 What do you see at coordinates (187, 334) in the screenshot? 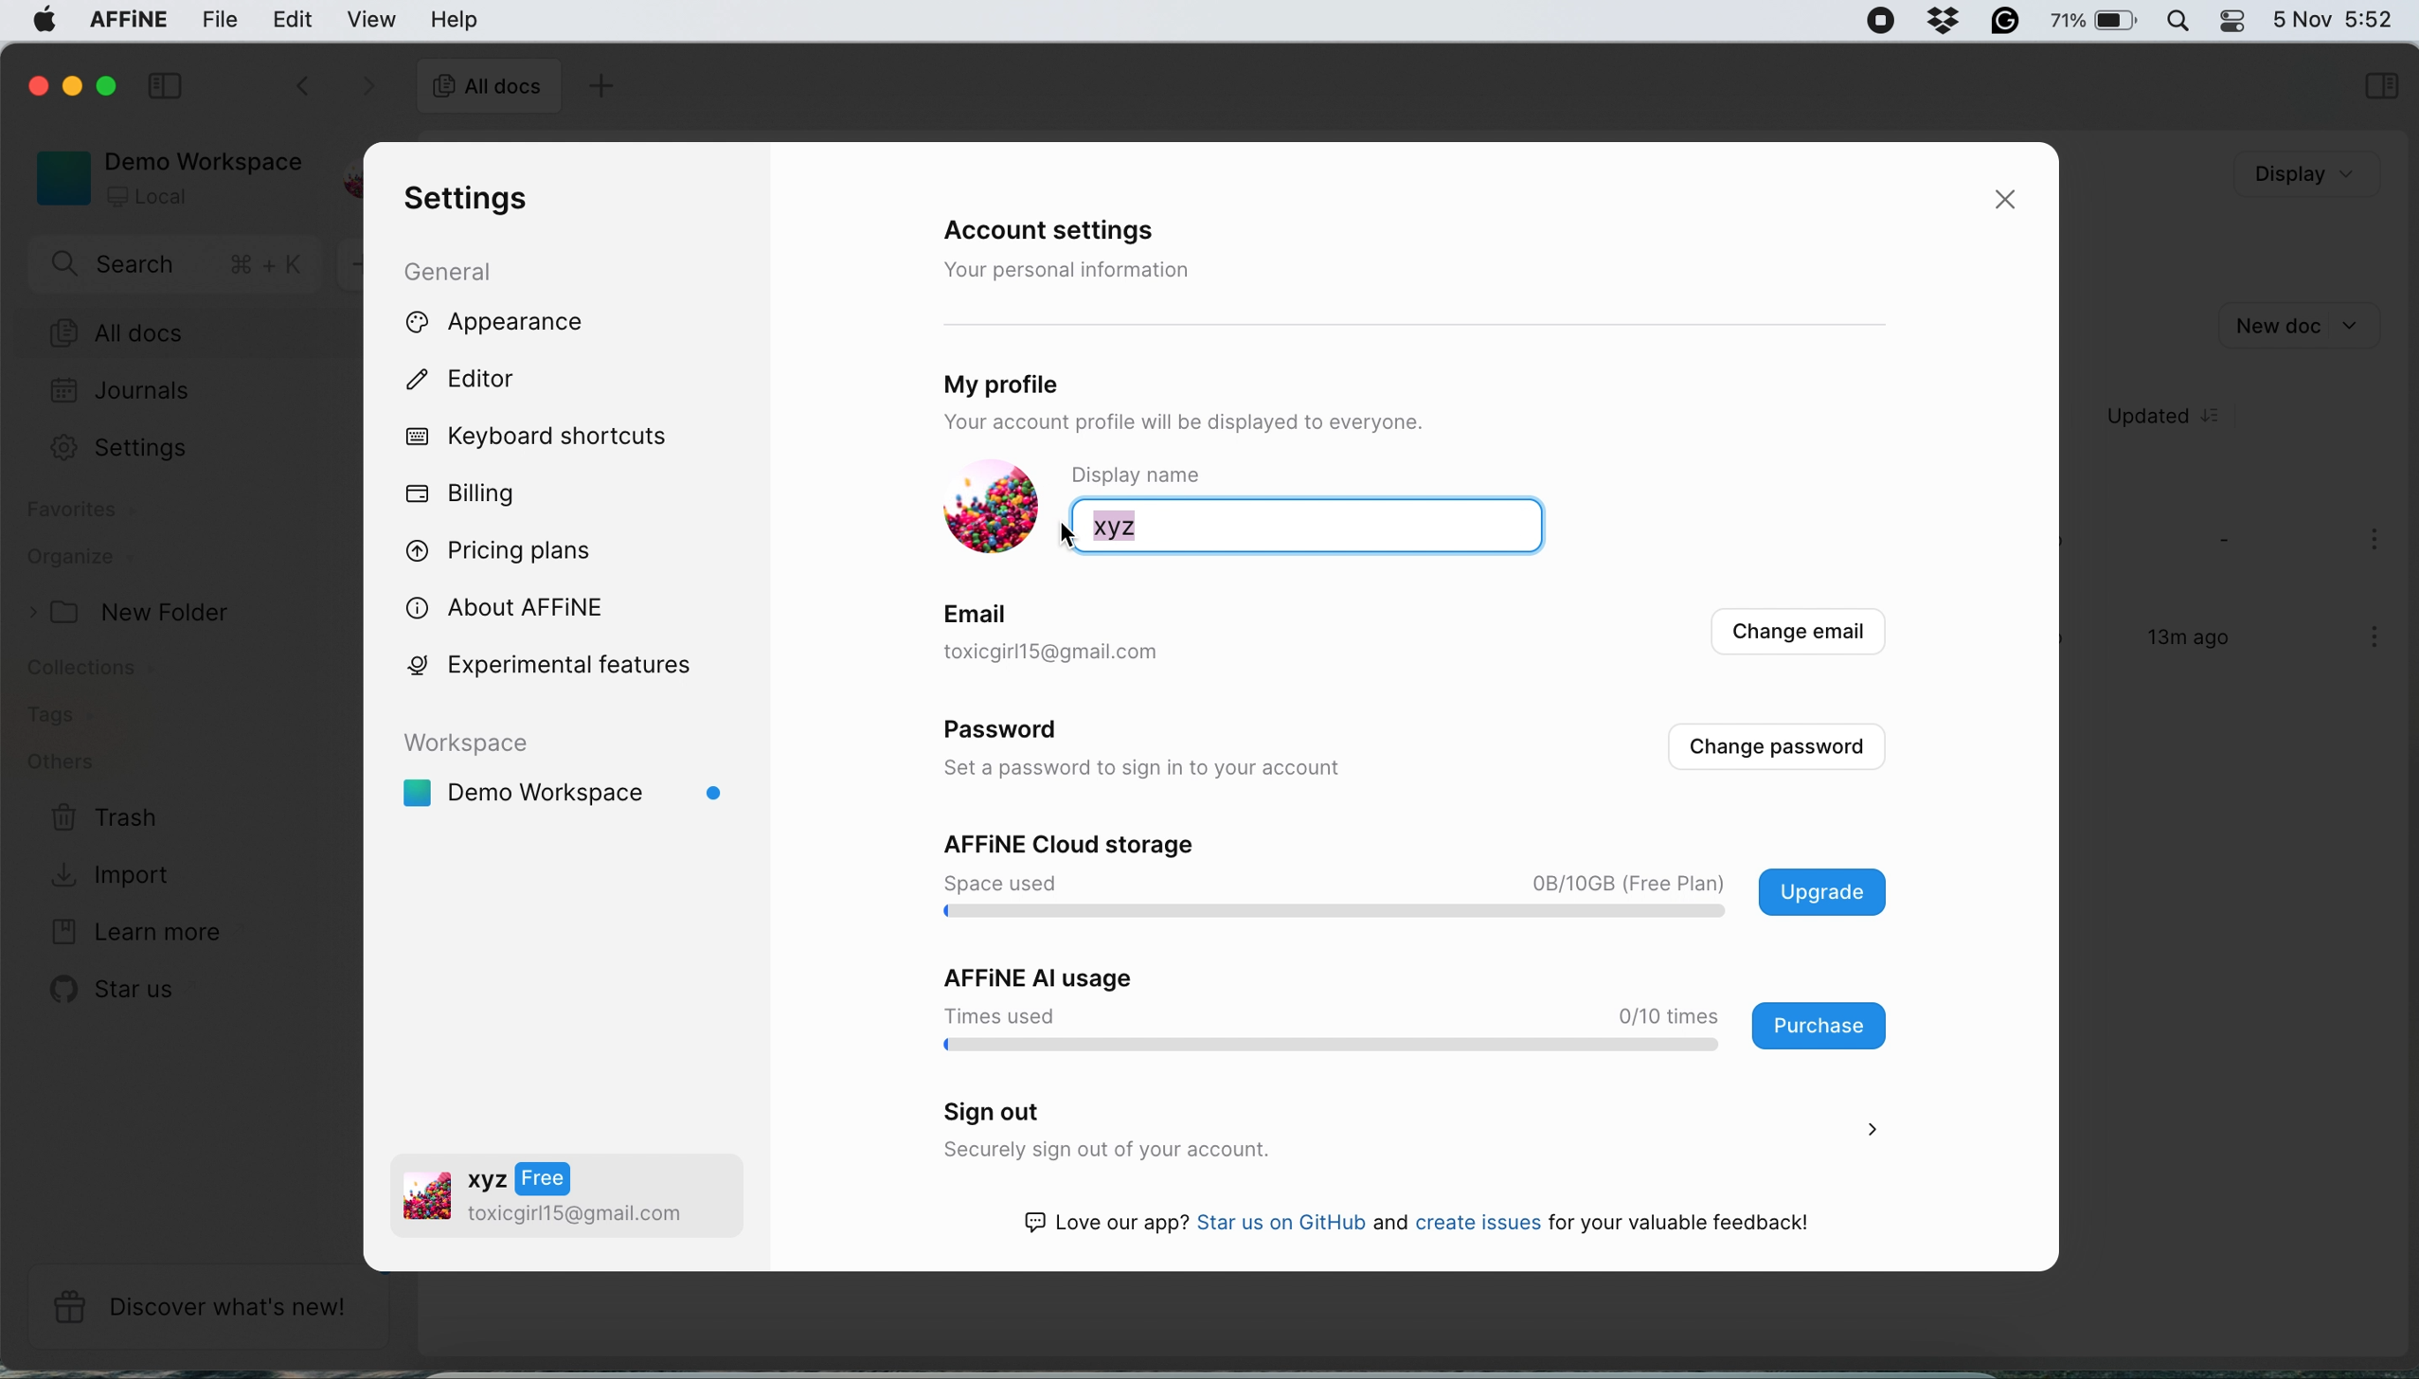
I see `all docs` at bounding box center [187, 334].